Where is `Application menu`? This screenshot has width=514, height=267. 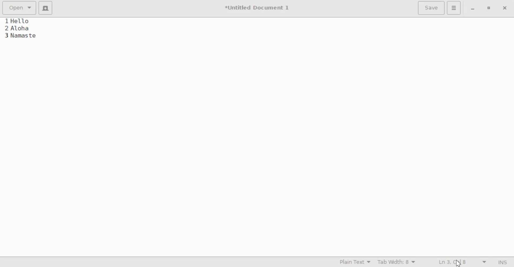
Application menu is located at coordinates (454, 7).